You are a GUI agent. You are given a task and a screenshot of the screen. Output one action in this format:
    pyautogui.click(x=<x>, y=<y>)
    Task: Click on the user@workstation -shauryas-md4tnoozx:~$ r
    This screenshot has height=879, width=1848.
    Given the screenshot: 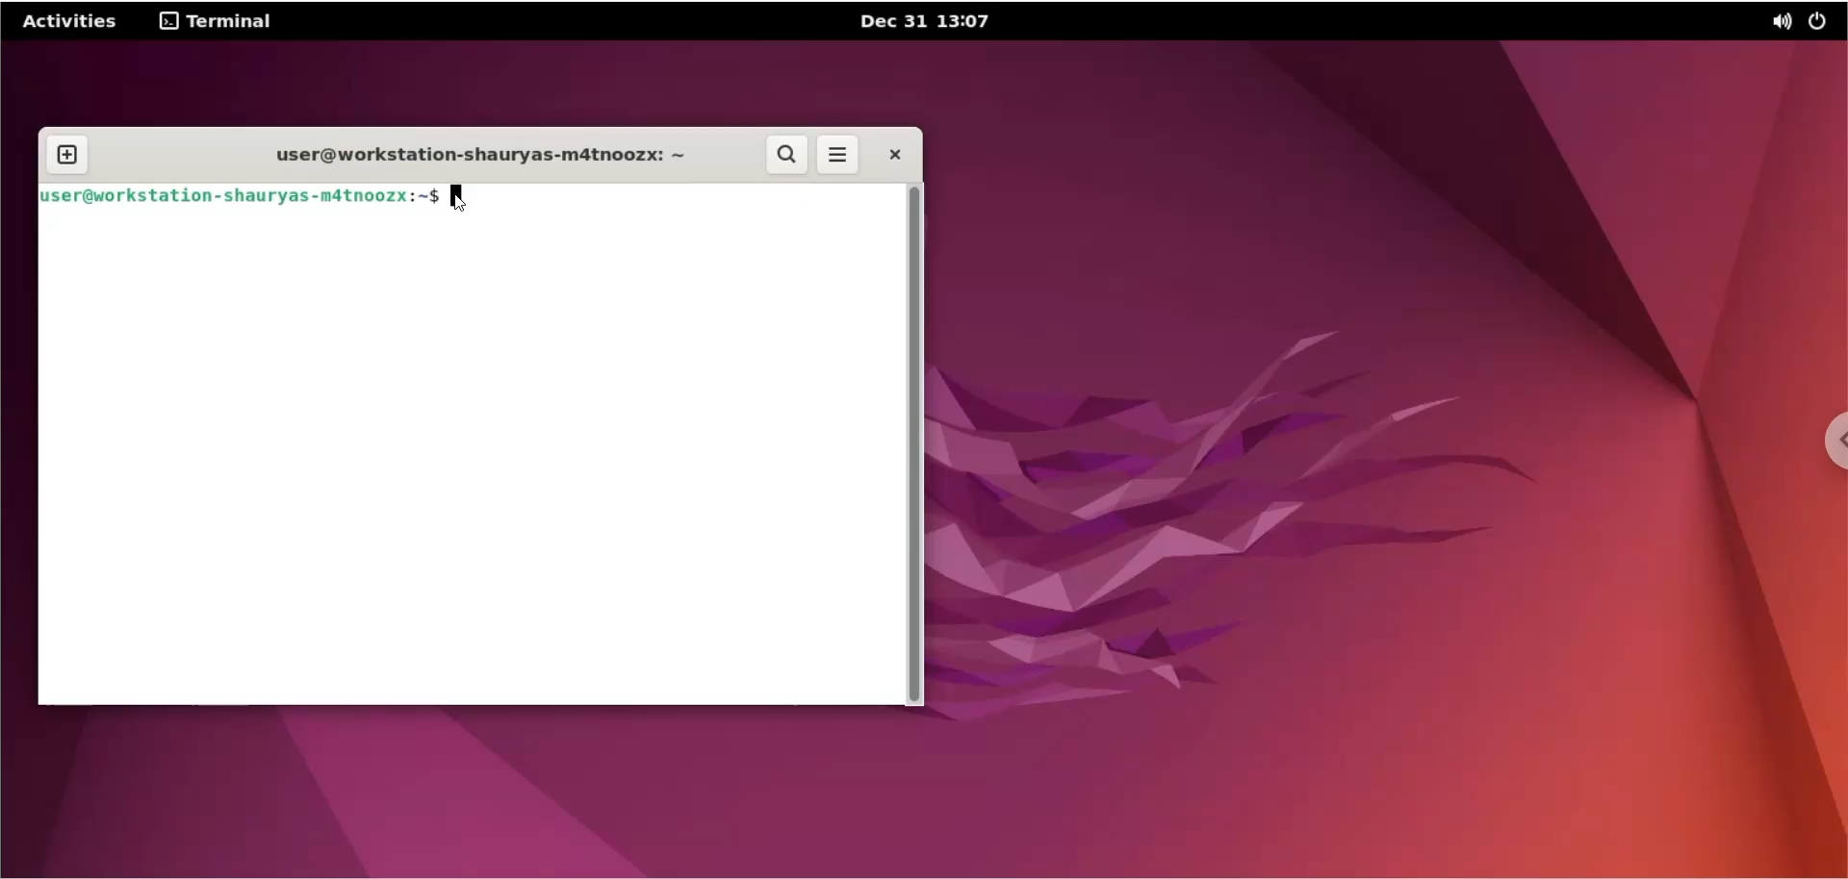 What is the action you would take?
    pyautogui.click(x=242, y=195)
    